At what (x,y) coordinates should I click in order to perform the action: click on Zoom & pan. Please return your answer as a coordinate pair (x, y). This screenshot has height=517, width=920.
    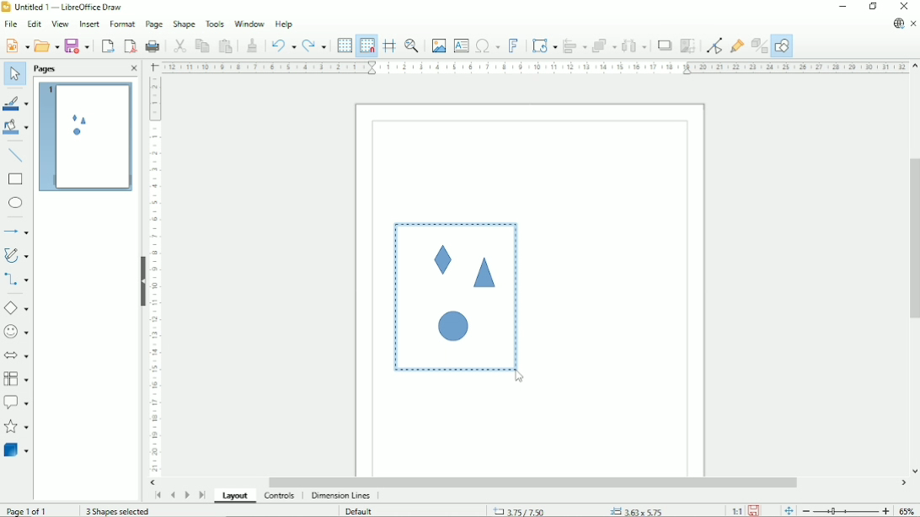
    Looking at the image, I should click on (411, 45).